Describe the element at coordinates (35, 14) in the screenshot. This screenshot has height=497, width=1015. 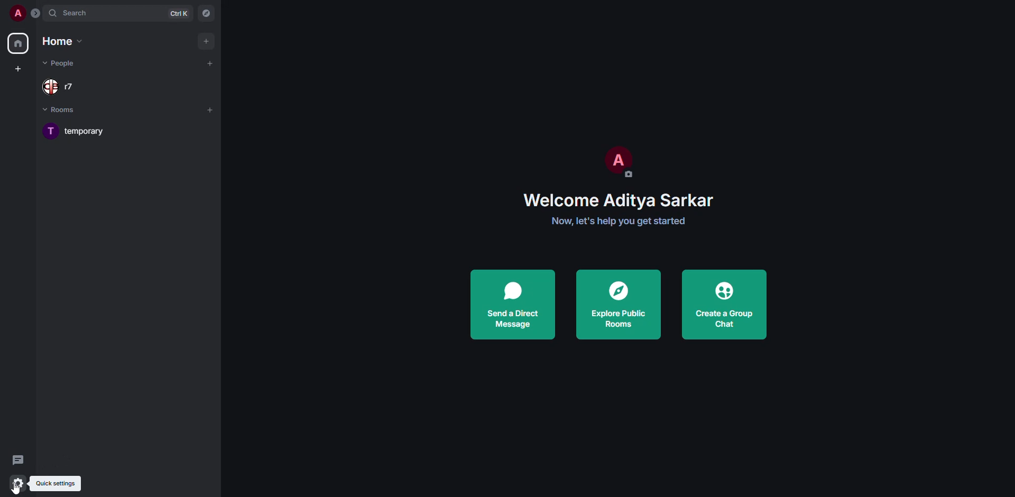
I see `expand` at that location.